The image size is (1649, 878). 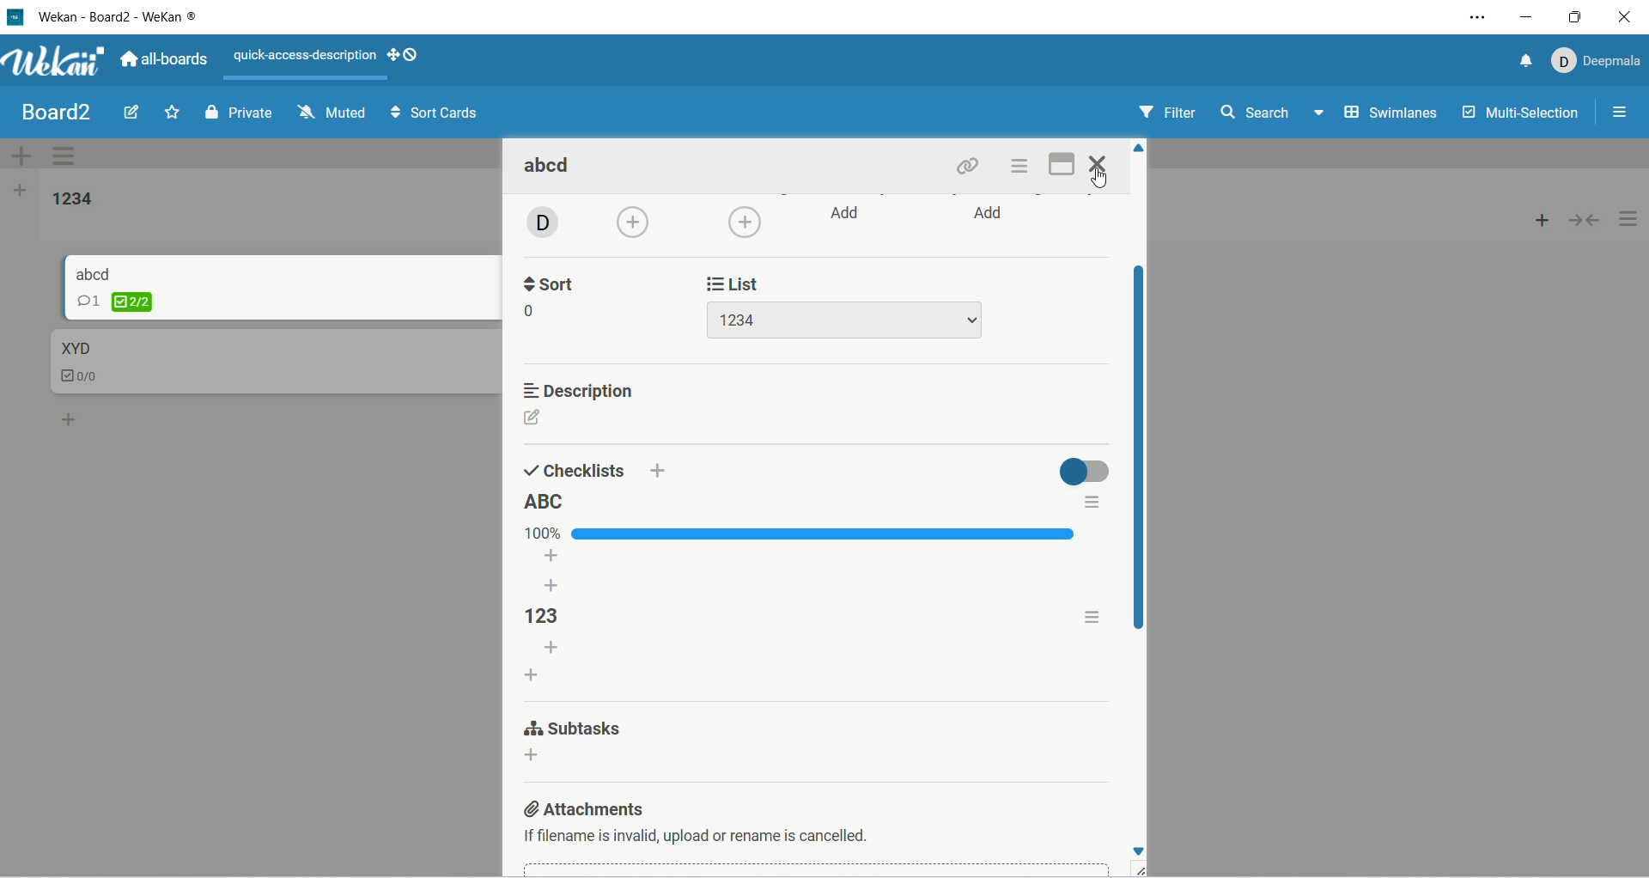 What do you see at coordinates (698, 837) in the screenshot?
I see `attachments` at bounding box center [698, 837].